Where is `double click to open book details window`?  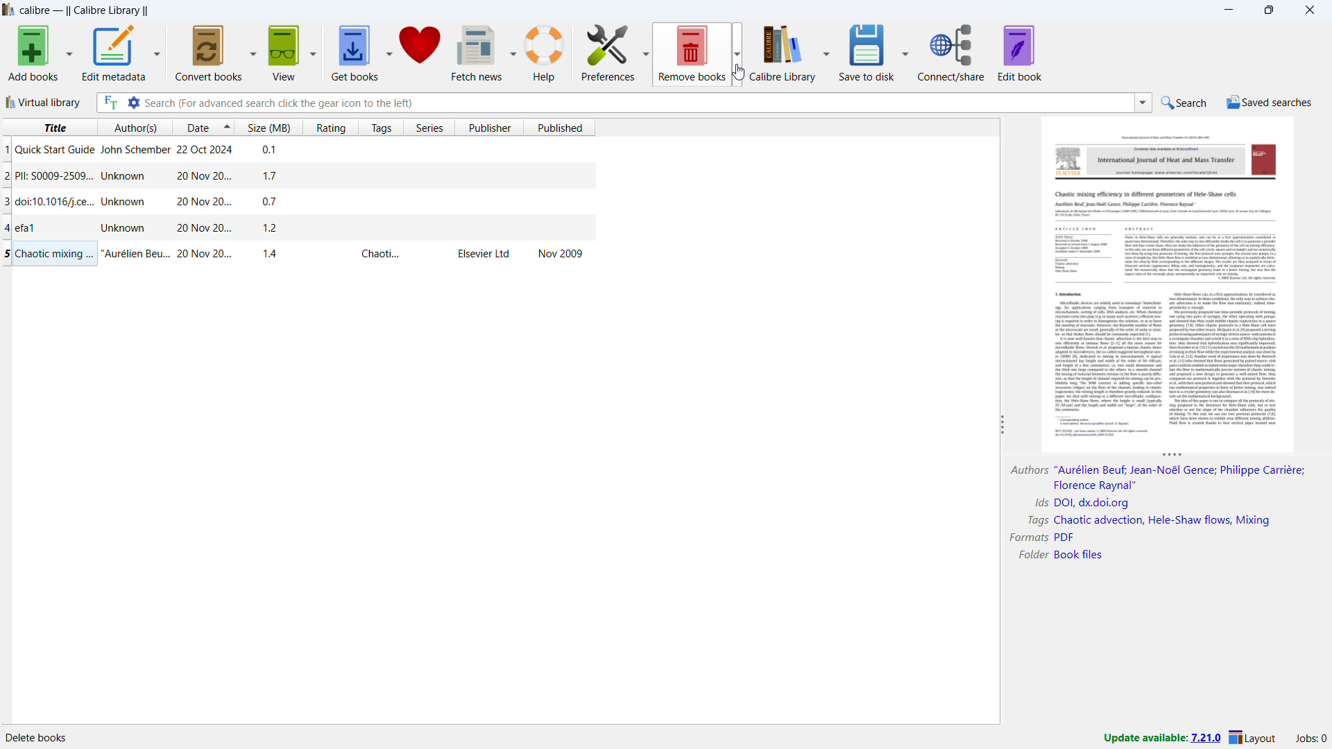
double click to open book details window is located at coordinates (1170, 282).